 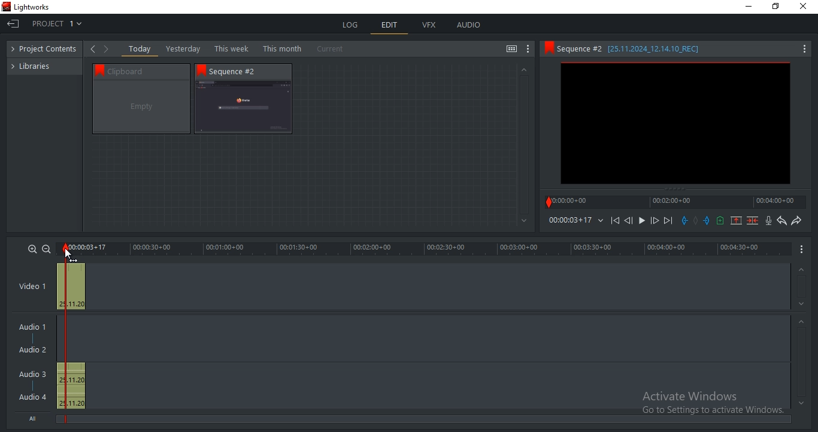 What do you see at coordinates (796, 220) in the screenshot?
I see `redo` at bounding box center [796, 220].